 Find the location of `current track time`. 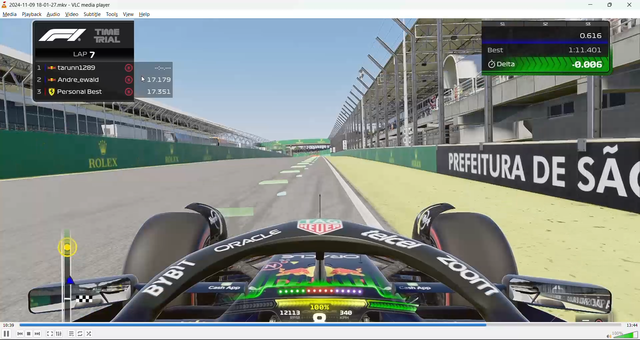

current track time is located at coordinates (8, 324).